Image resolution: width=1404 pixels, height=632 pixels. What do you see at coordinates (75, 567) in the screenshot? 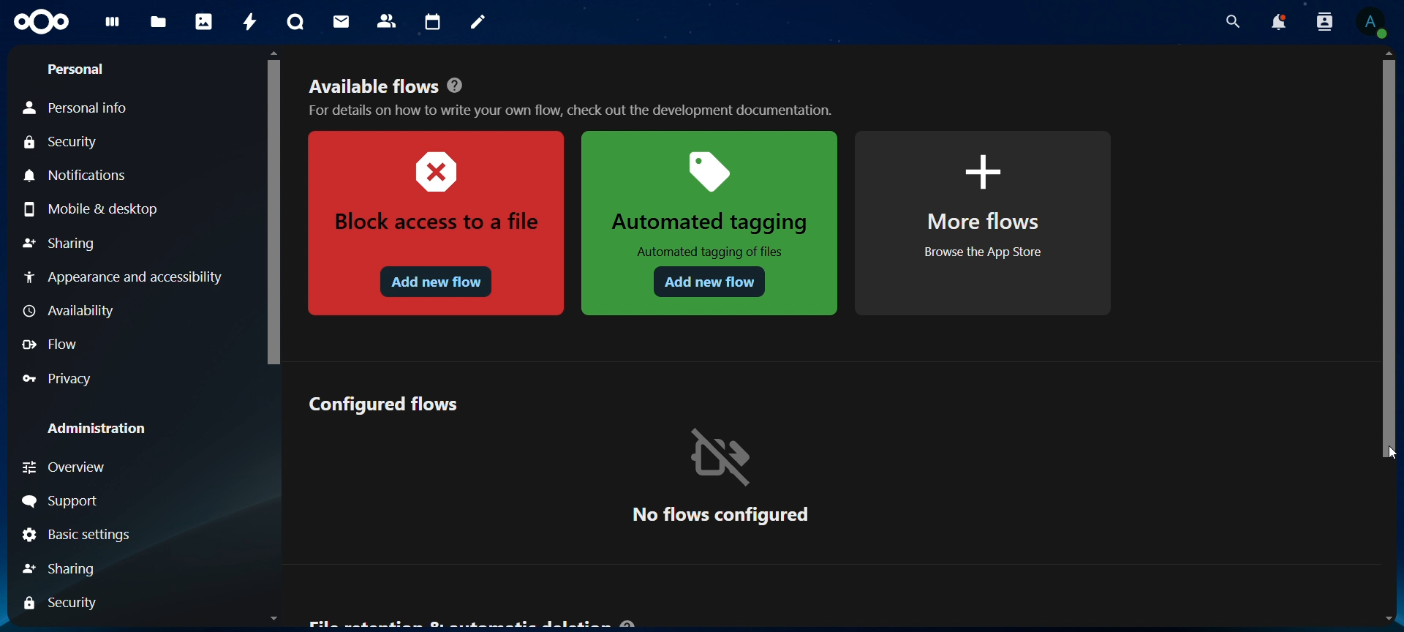
I see `sharing` at bounding box center [75, 567].